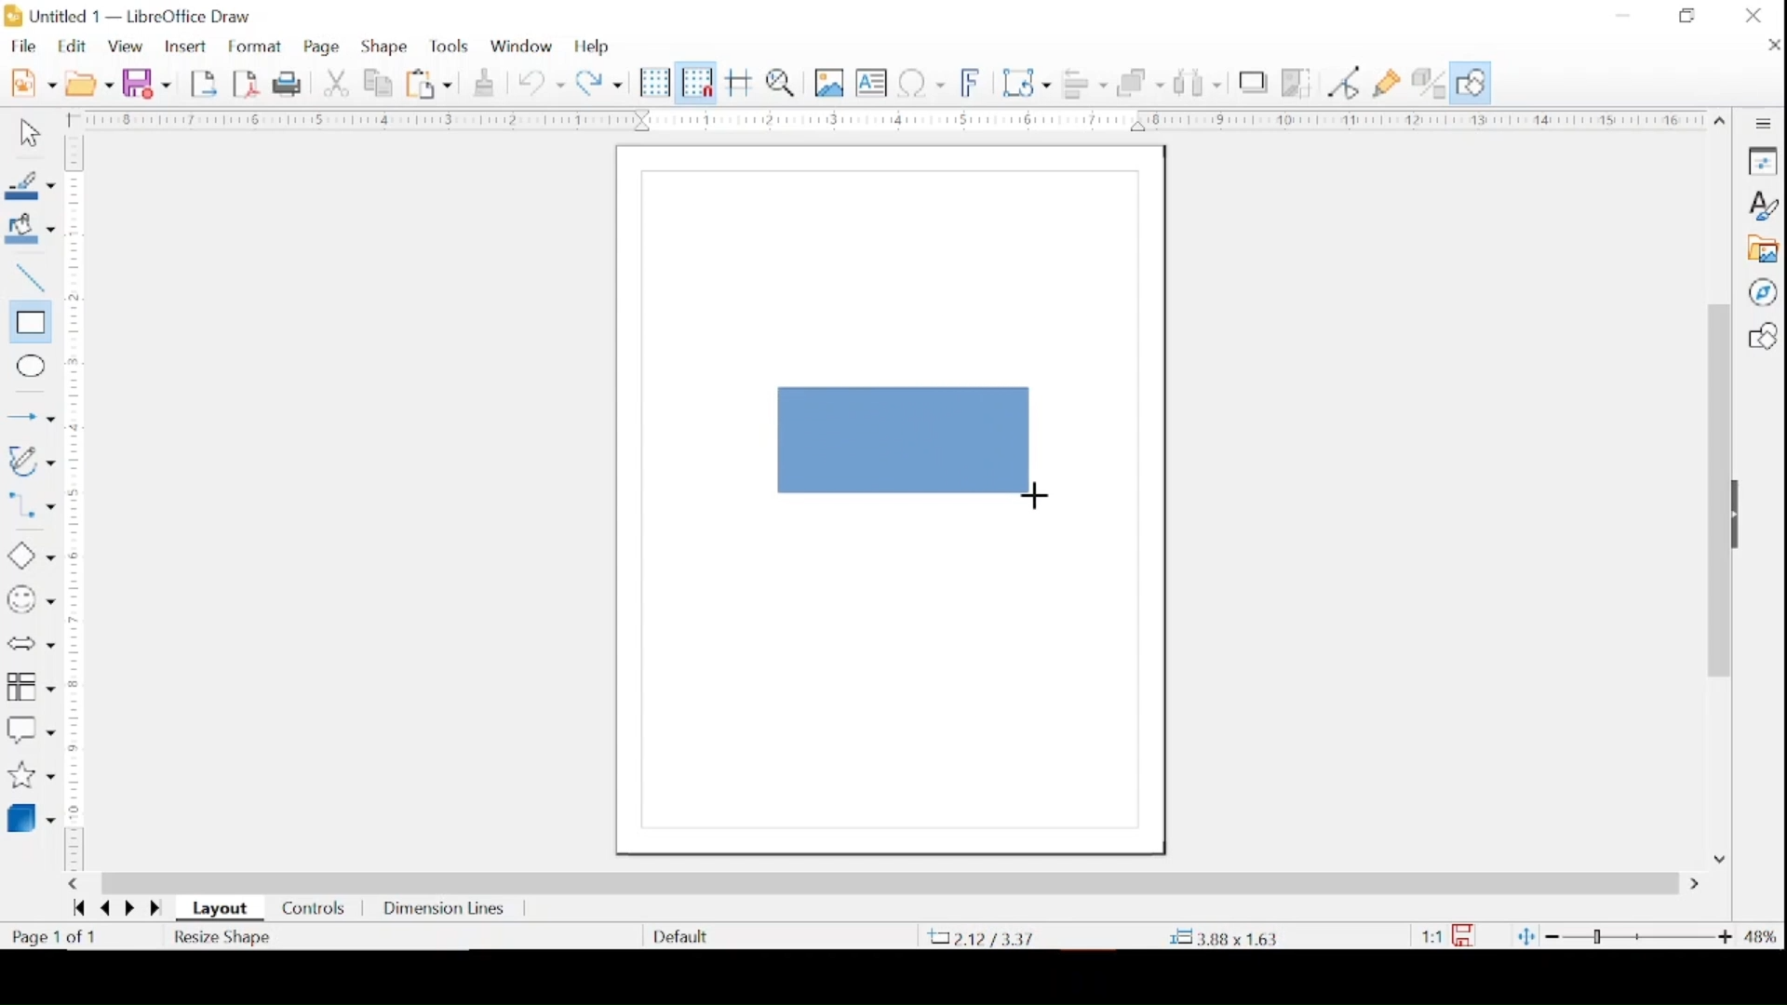 This screenshot has width=1787, height=1005. I want to click on callout shapes, so click(31, 730).